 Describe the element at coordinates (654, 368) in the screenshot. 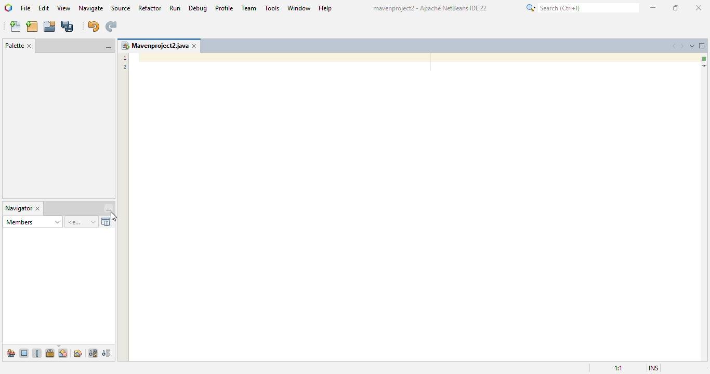

I see `insert mode` at that location.